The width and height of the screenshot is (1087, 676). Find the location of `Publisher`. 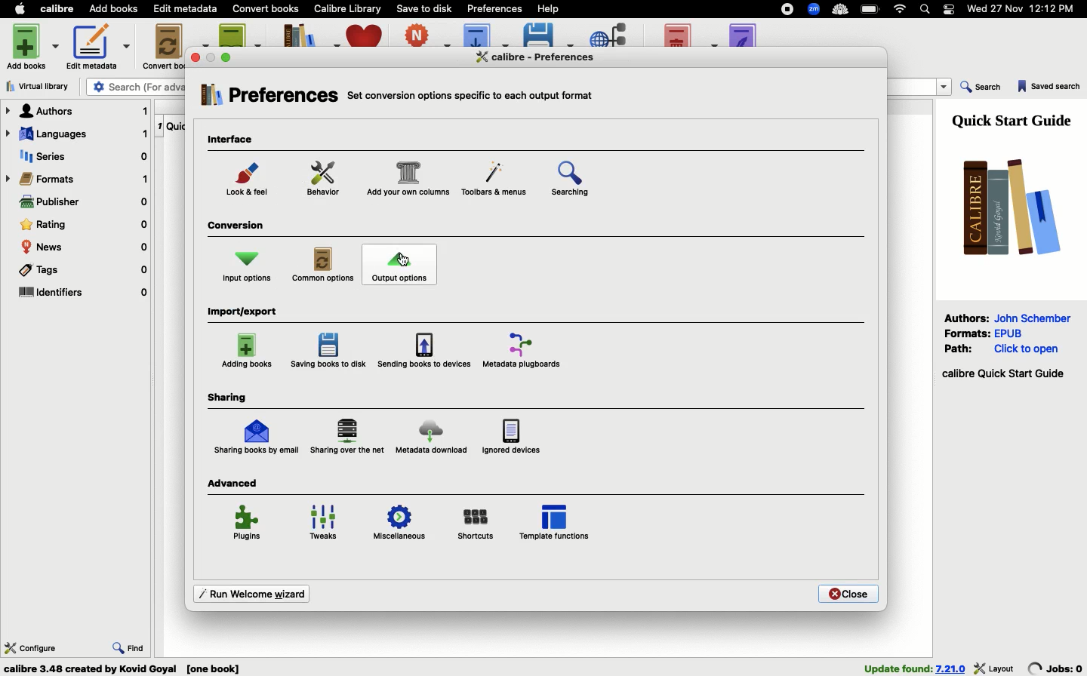

Publisher is located at coordinates (83, 204).